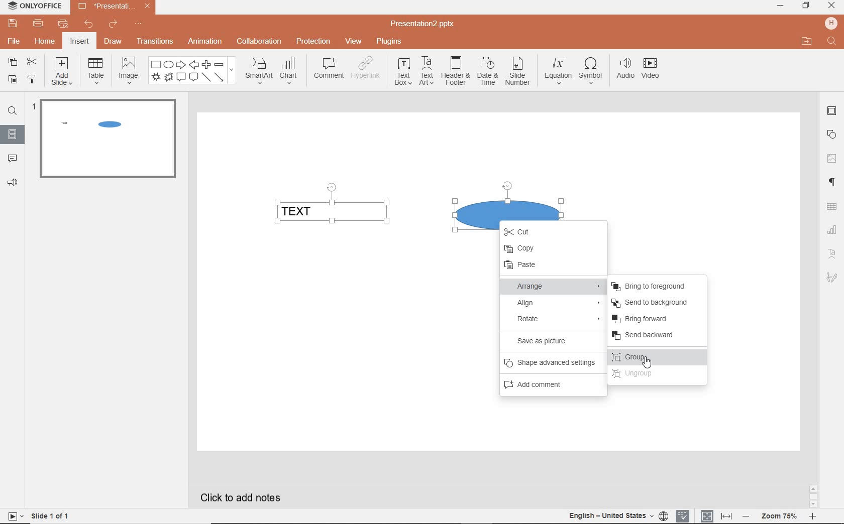 This screenshot has height=524, width=844. I want to click on CURSOR, so click(646, 361).